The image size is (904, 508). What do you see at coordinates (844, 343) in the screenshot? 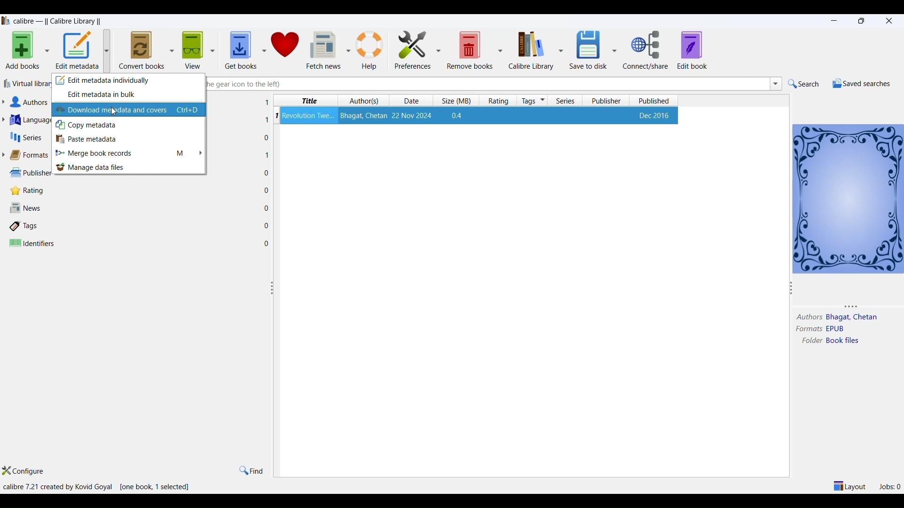
I see `folder name` at bounding box center [844, 343].